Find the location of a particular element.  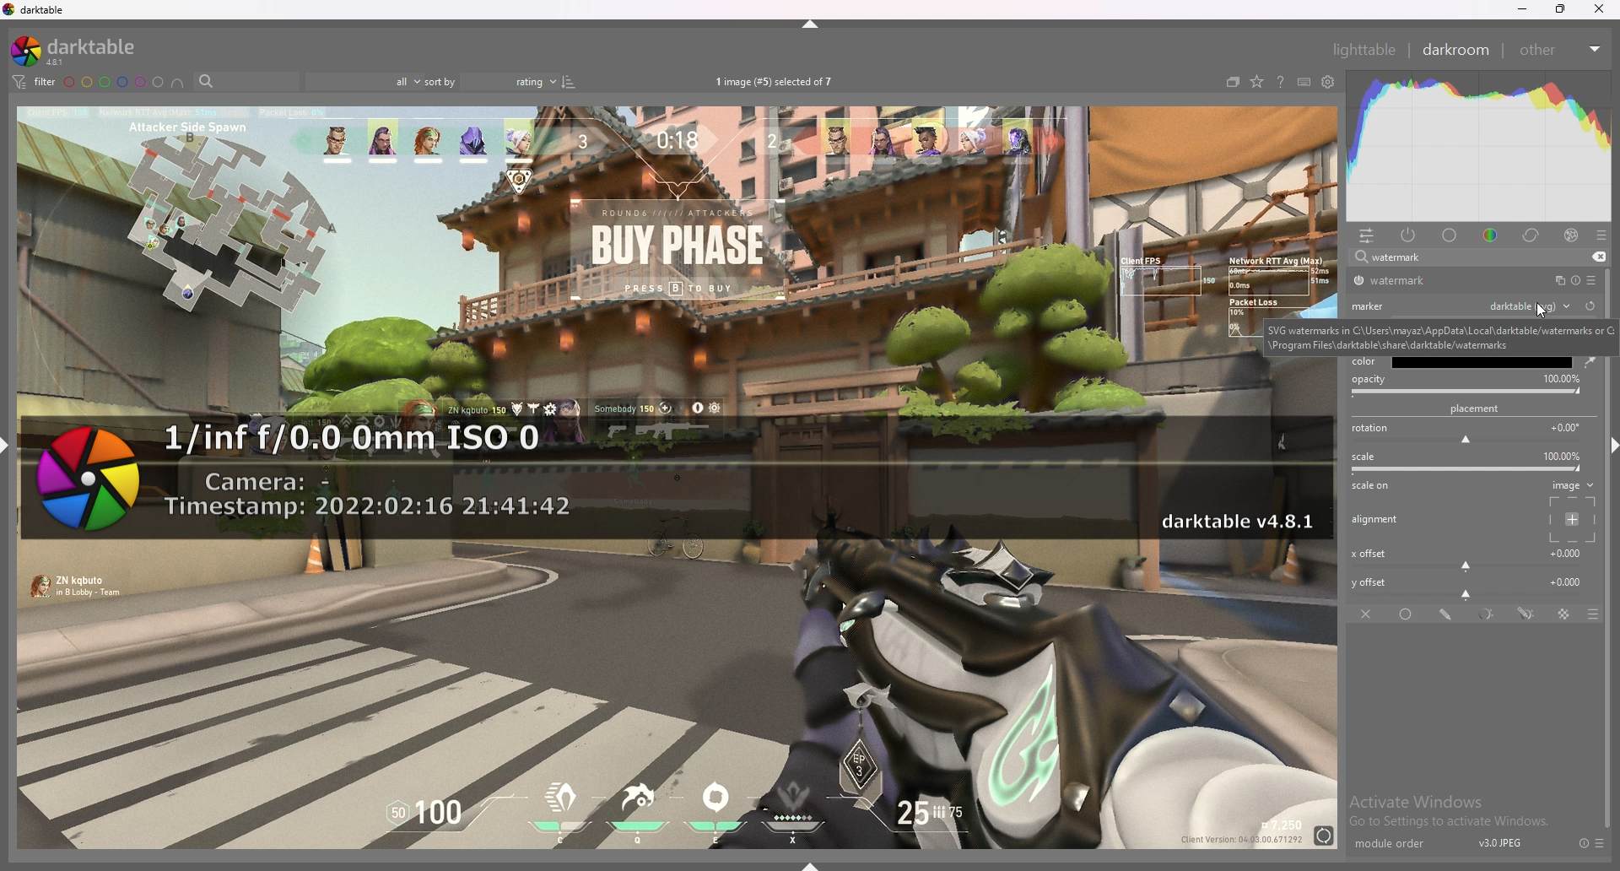

y offset is located at coordinates (1469, 586).